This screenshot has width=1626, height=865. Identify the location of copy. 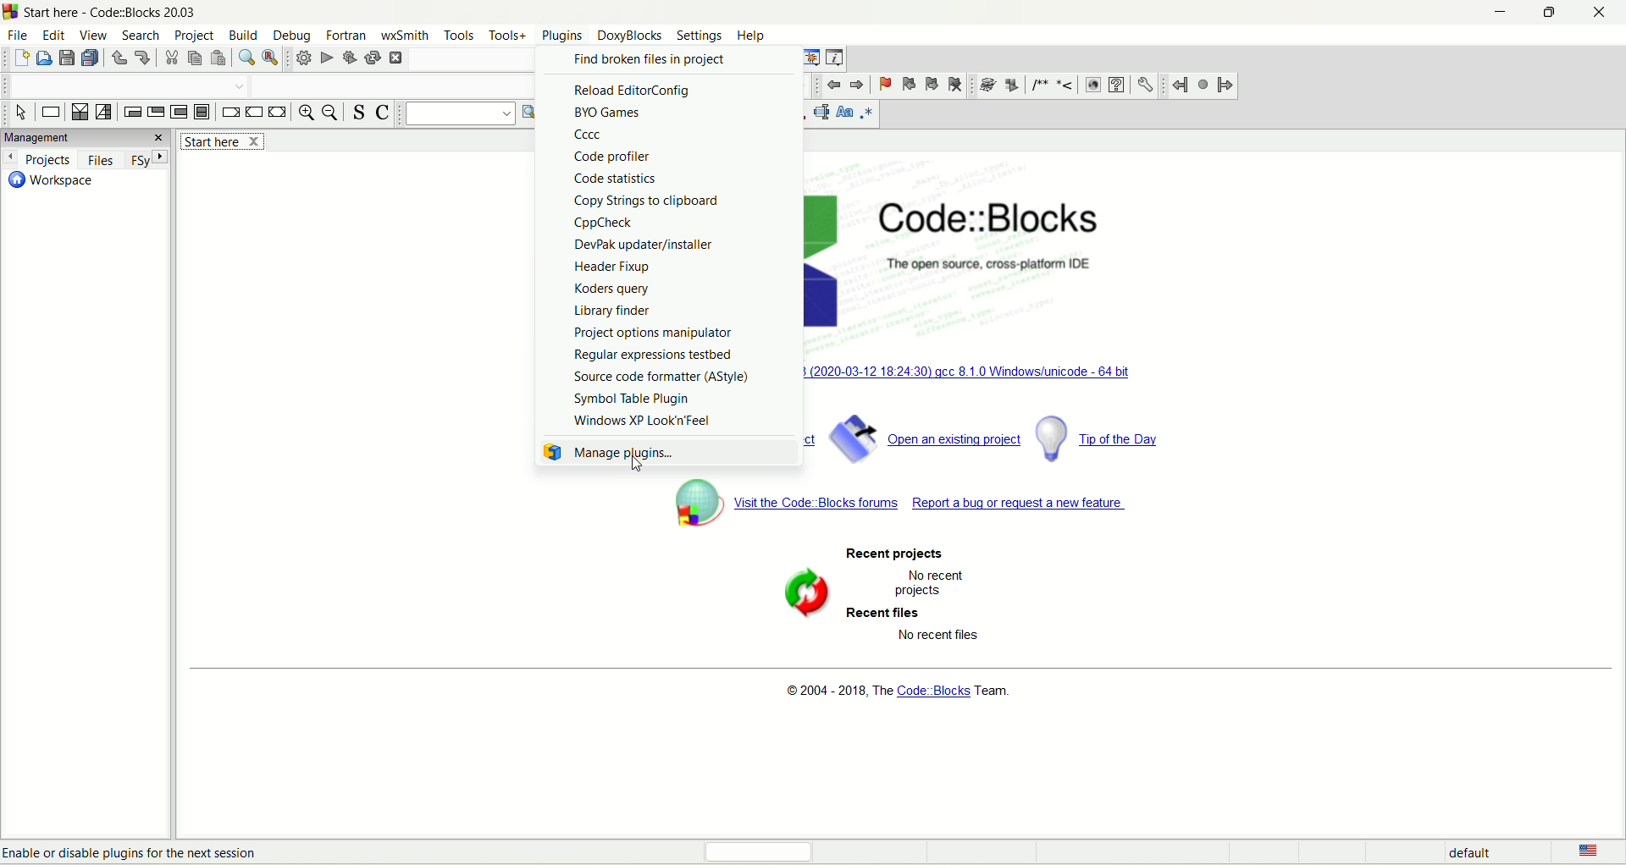
(194, 58).